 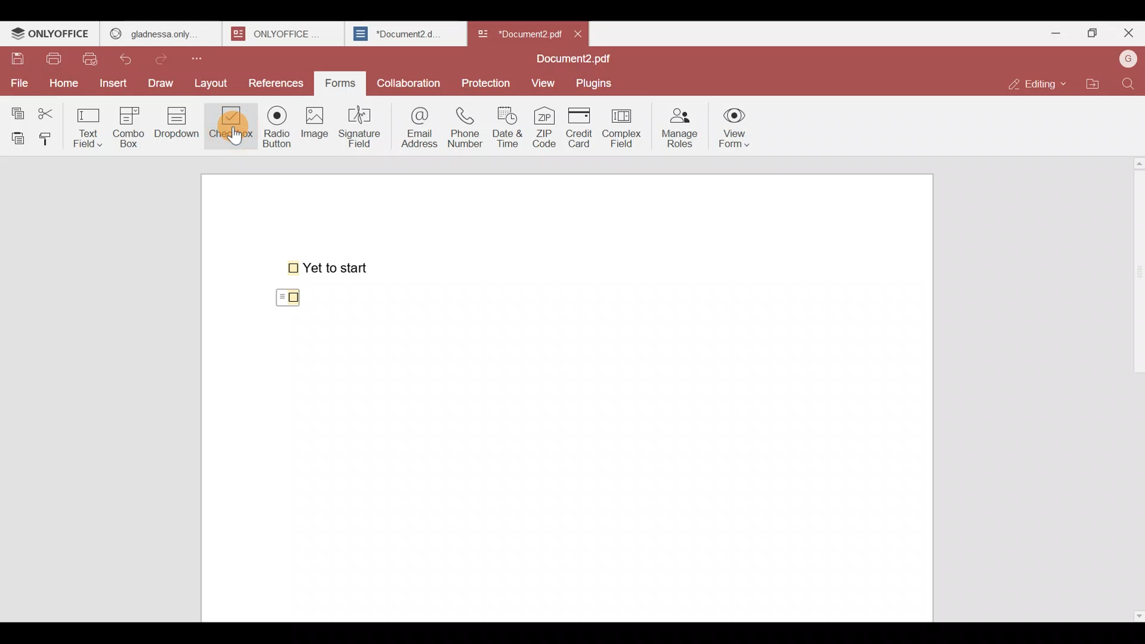 I want to click on Cut, so click(x=51, y=111).